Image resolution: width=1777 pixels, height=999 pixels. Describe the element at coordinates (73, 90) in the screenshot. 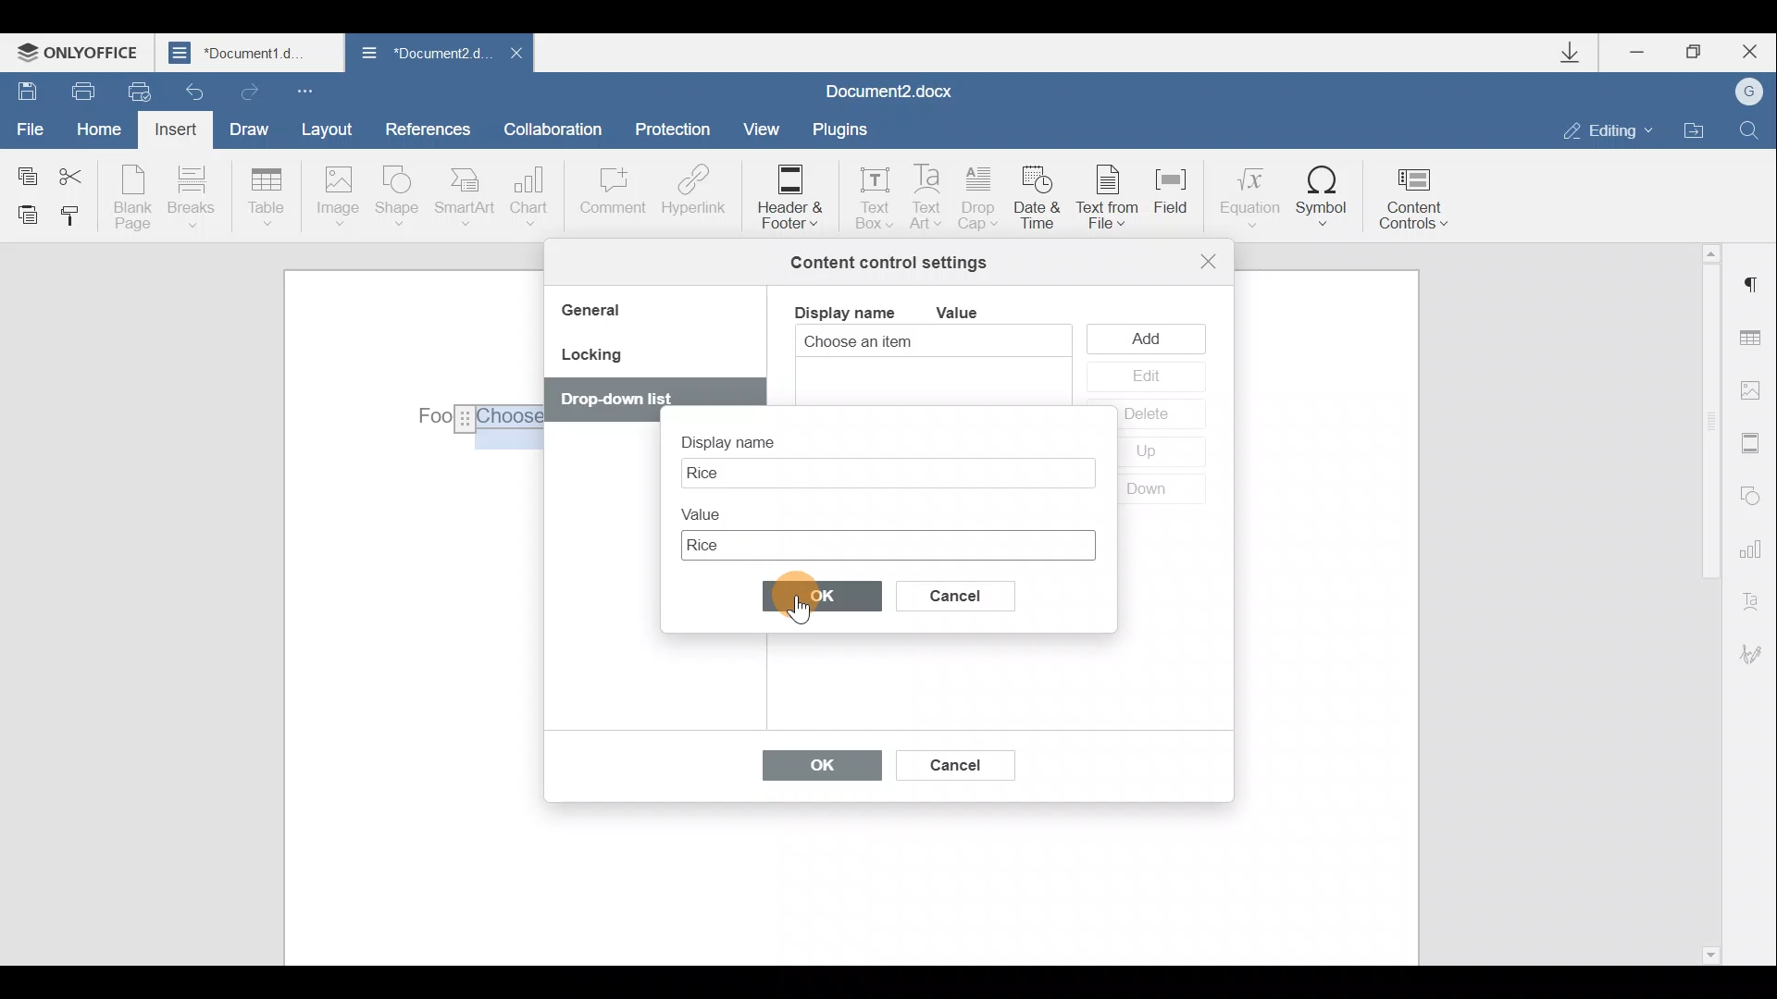

I see `Print file` at that location.